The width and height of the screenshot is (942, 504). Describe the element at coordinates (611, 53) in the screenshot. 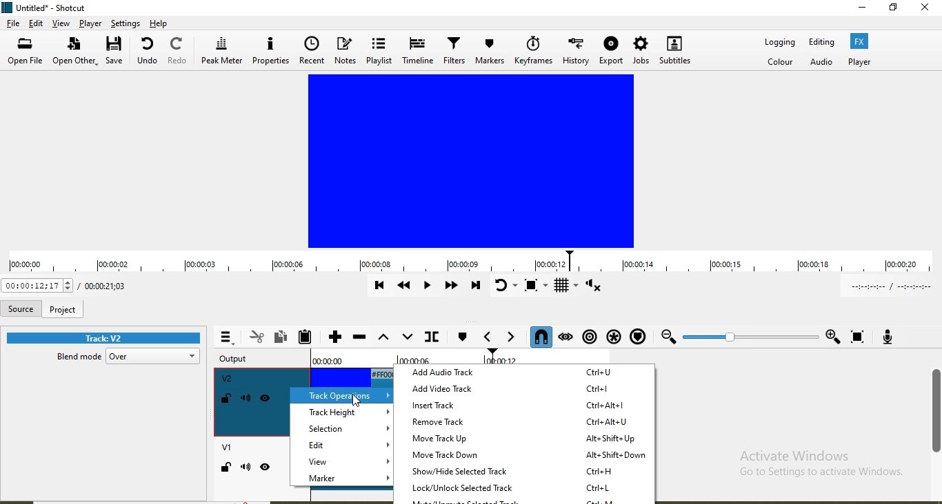

I see `Export` at that location.